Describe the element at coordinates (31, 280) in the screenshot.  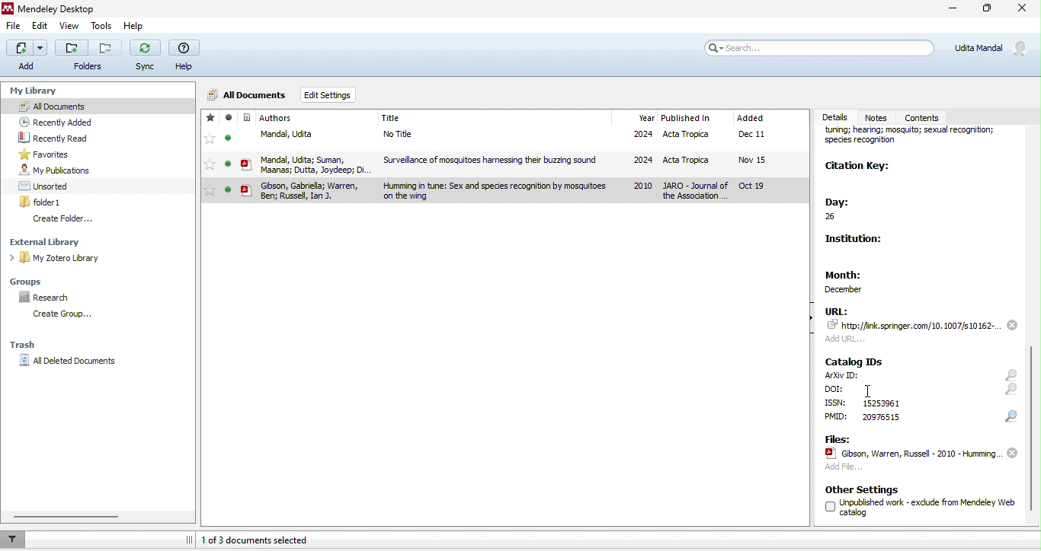
I see `groups` at that location.